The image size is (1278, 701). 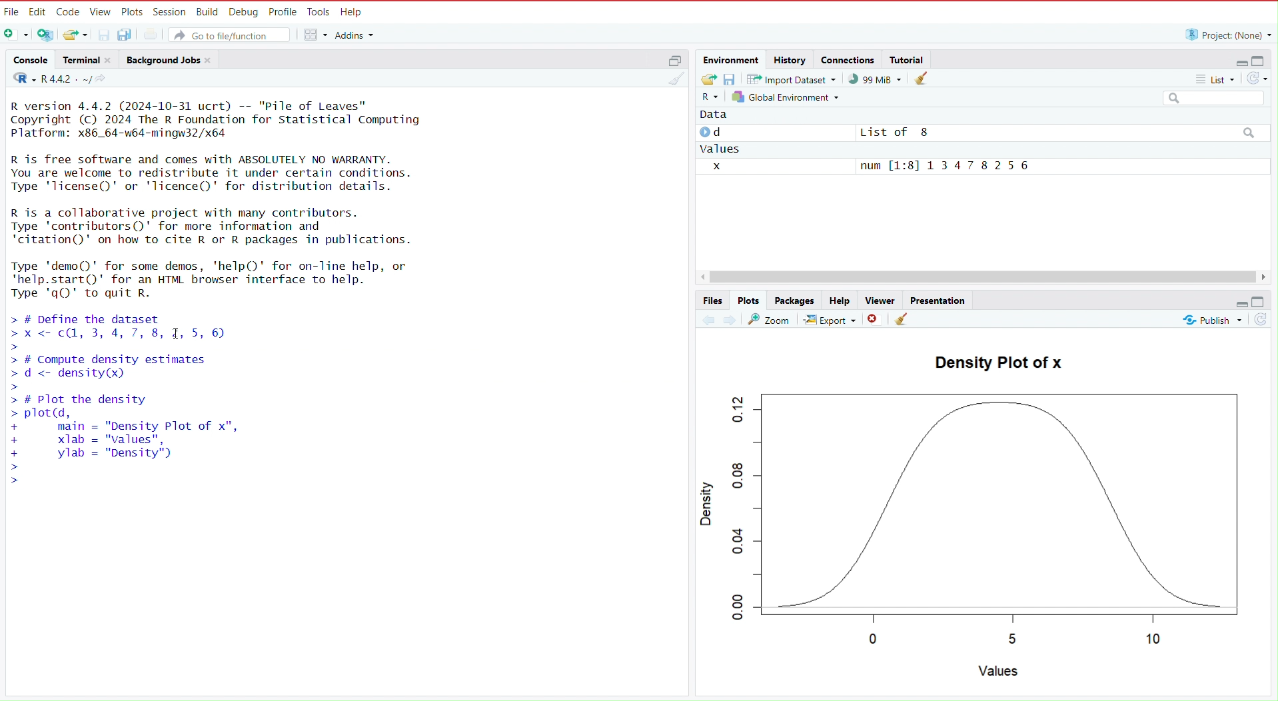 I want to click on maximize, so click(x=676, y=61).